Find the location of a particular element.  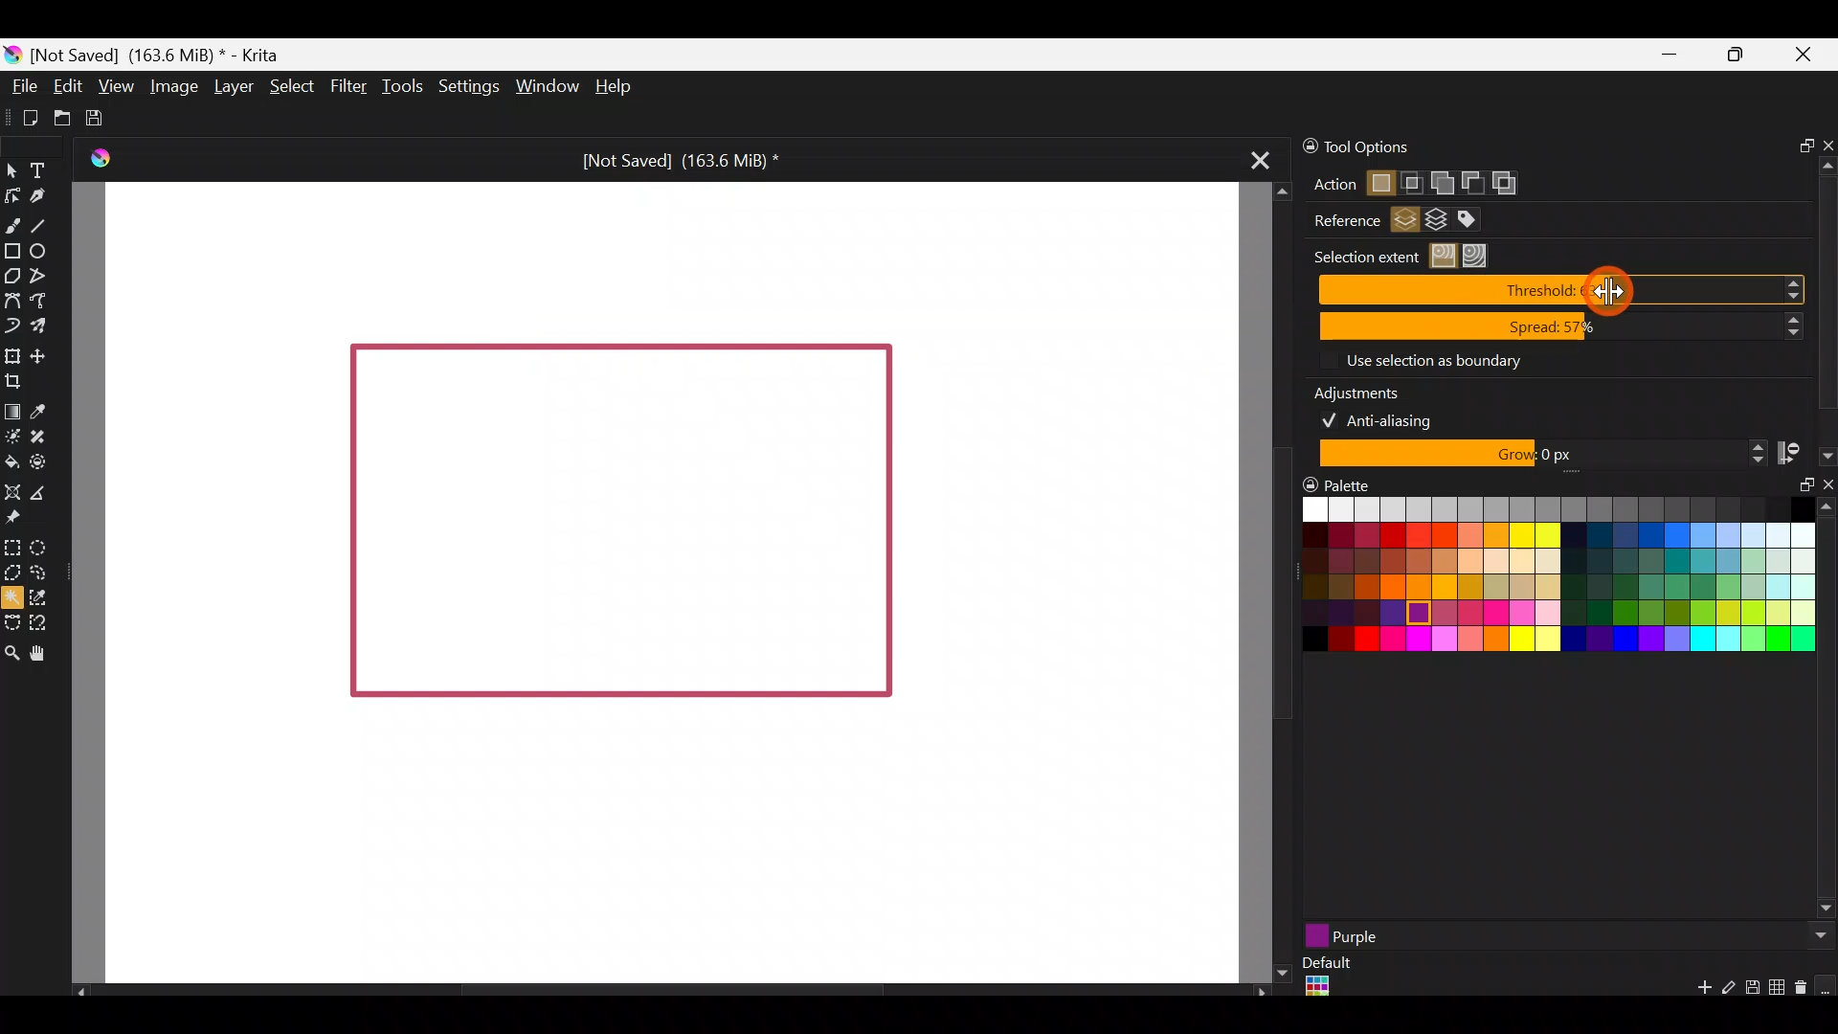

Krita logo is located at coordinates (13, 54).